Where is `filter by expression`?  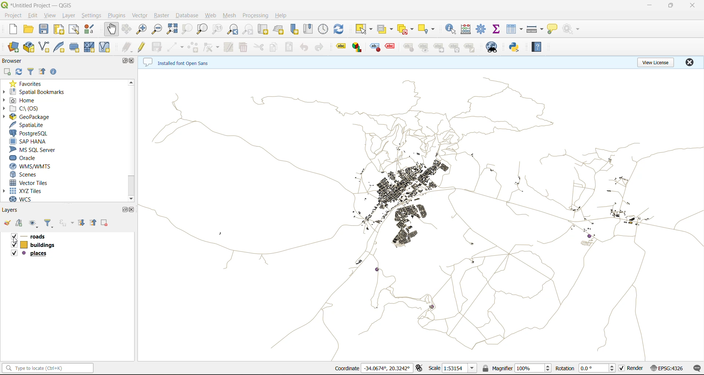 filter by expression is located at coordinates (67, 223).